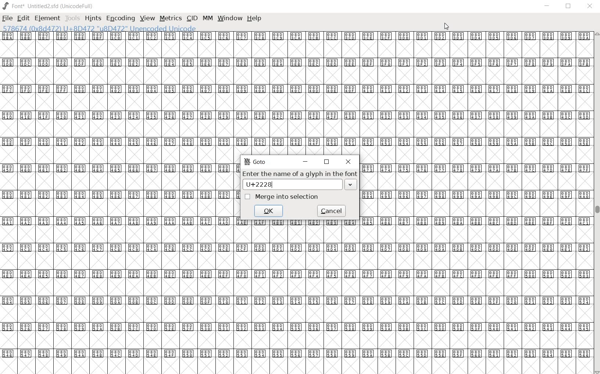 This screenshot has width=600, height=374. Describe the element at coordinates (231, 19) in the screenshot. I see `window` at that location.